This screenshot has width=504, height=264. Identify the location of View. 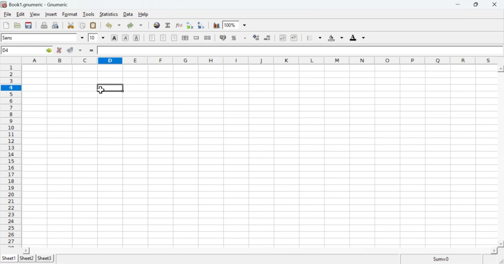
(34, 15).